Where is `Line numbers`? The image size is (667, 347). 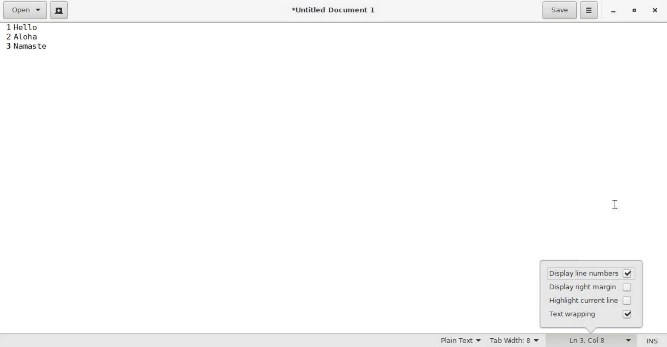
Line numbers is located at coordinates (9, 41).